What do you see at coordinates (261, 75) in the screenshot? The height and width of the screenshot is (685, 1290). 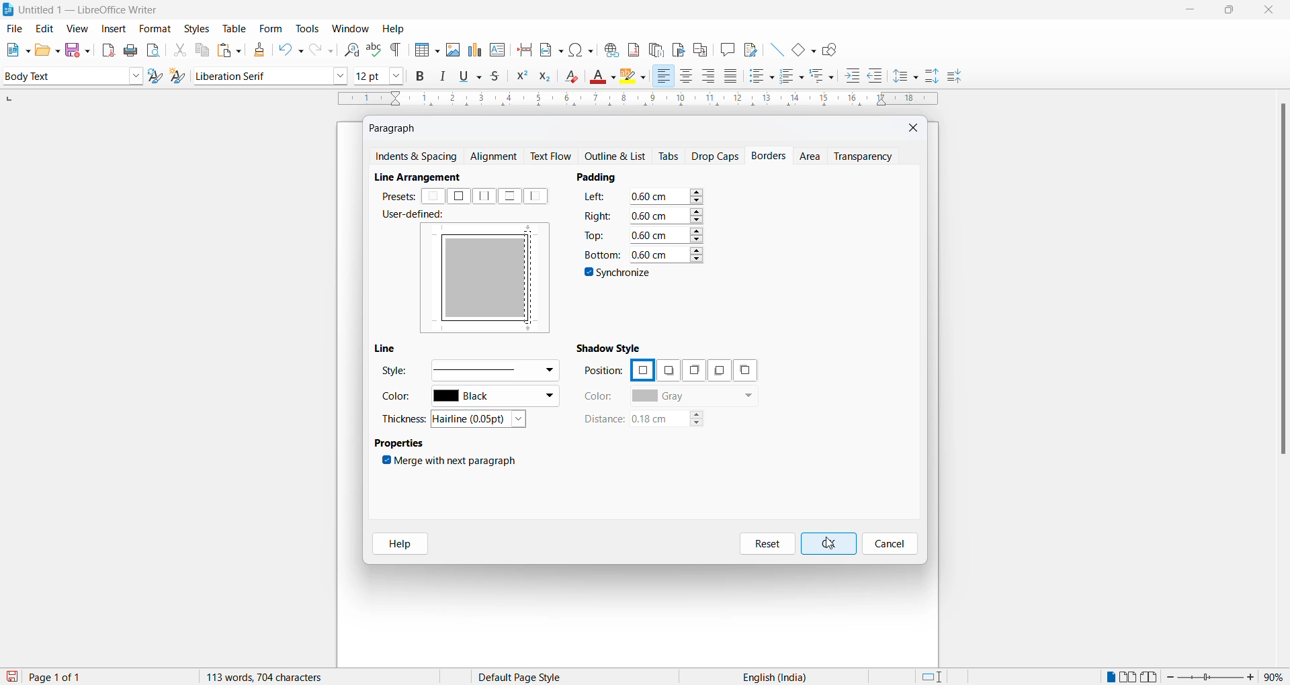 I see `font name` at bounding box center [261, 75].